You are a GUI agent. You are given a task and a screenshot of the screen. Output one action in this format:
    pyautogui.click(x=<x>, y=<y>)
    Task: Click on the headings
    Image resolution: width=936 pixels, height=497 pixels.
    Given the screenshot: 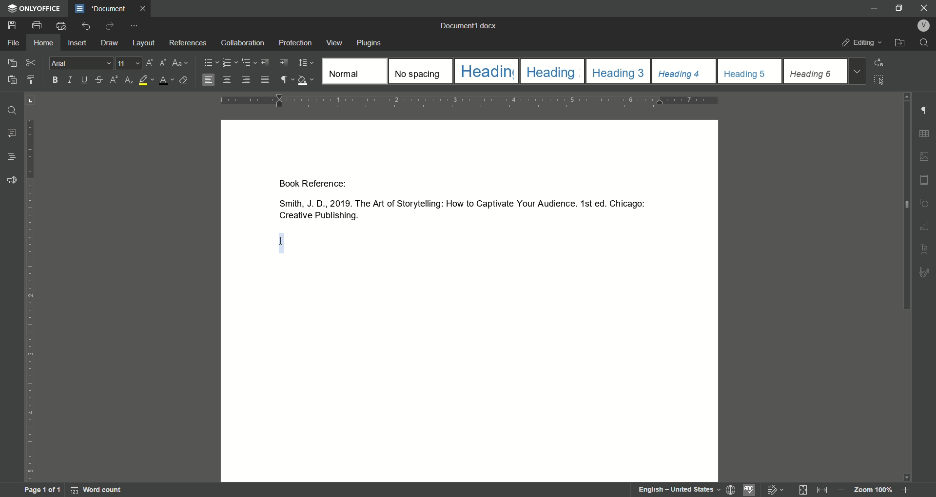 What is the action you would take?
    pyautogui.click(x=486, y=71)
    